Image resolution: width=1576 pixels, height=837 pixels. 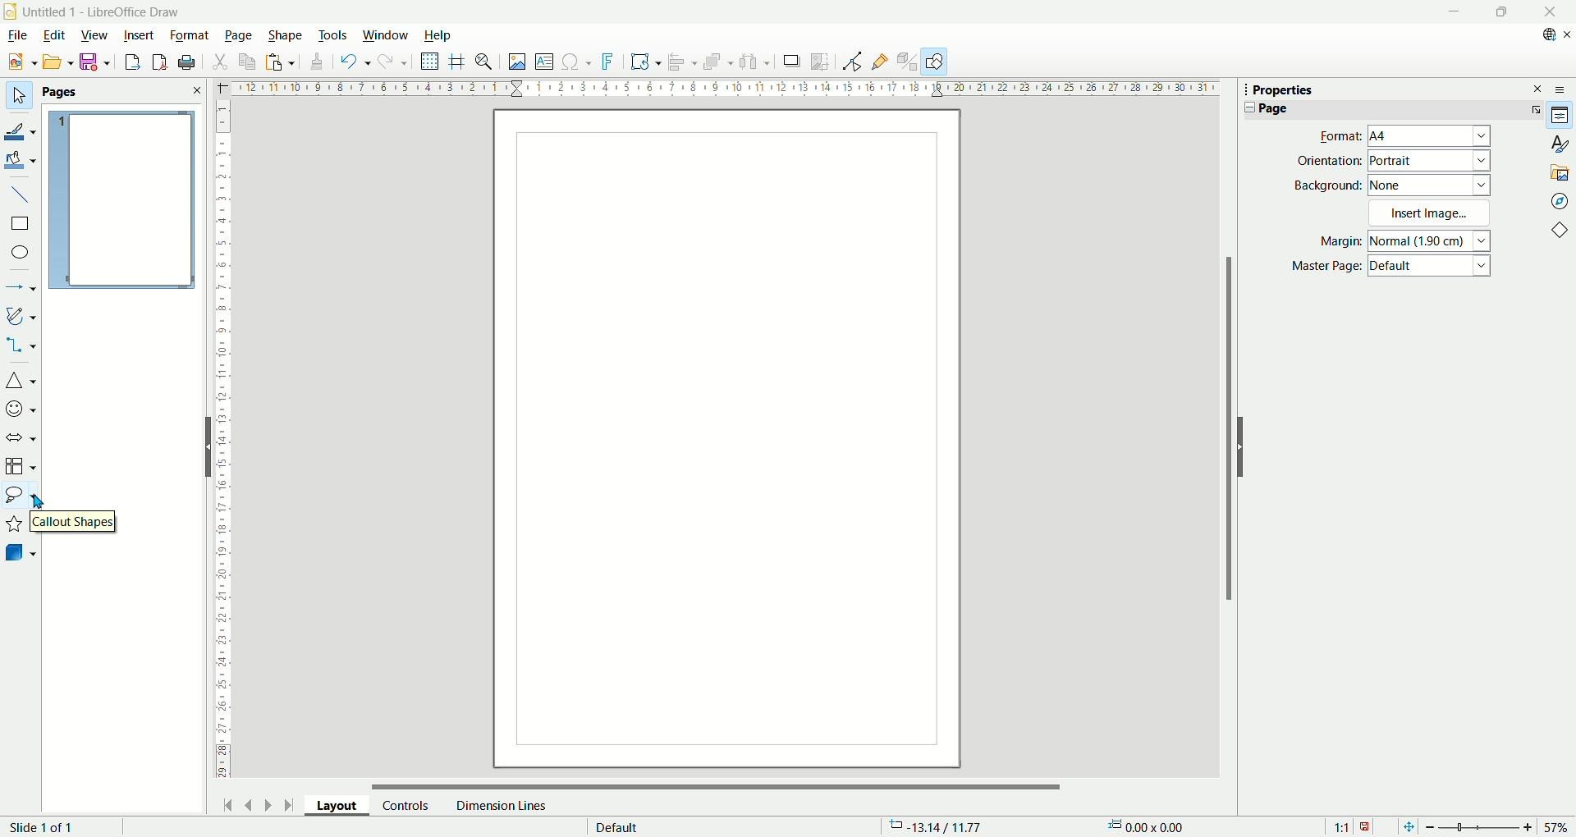 What do you see at coordinates (19, 62) in the screenshot?
I see `new` at bounding box center [19, 62].